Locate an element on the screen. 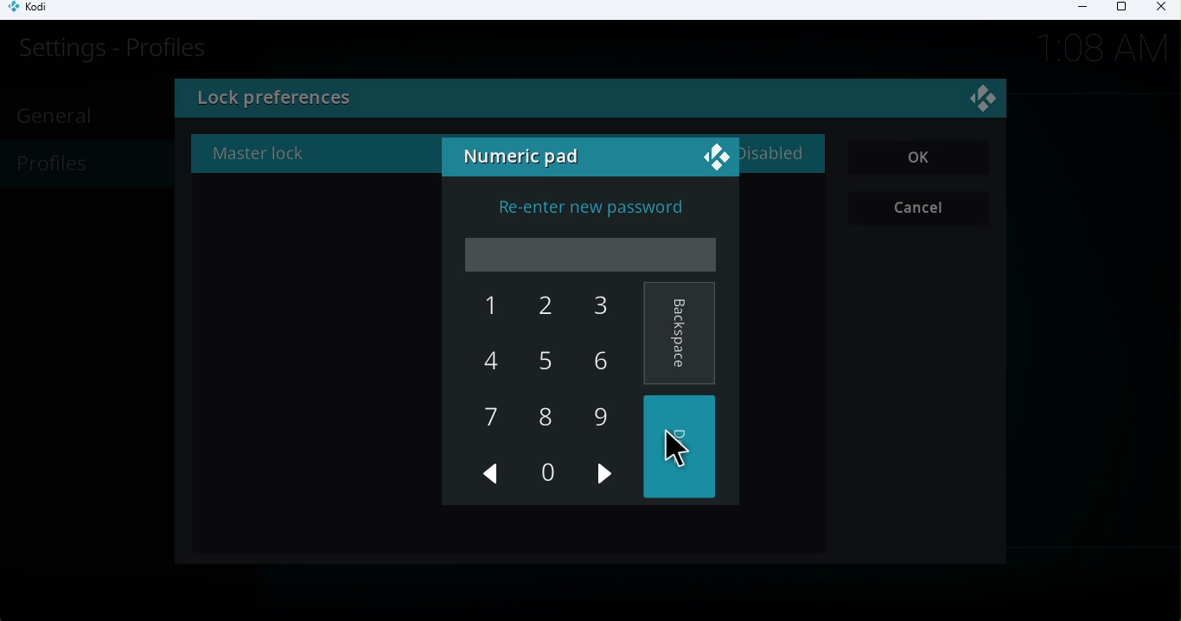 Image resolution: width=1181 pixels, height=621 pixels. Done is located at coordinates (682, 449).